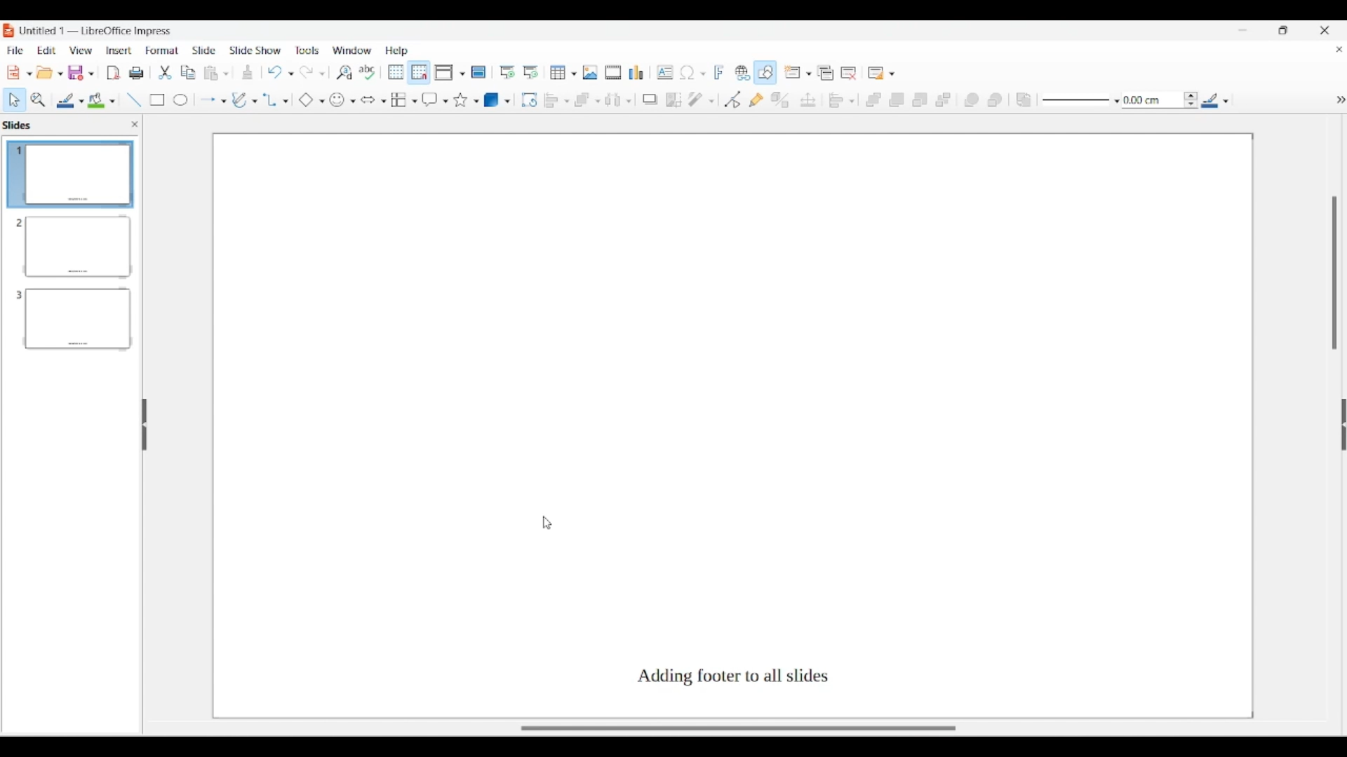 The image size is (1347, 757). What do you see at coordinates (74, 248) in the screenshot?
I see `Slide 2` at bounding box center [74, 248].